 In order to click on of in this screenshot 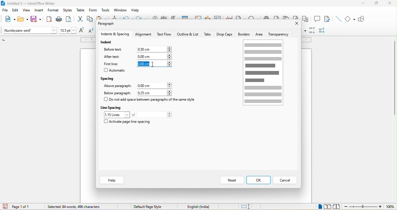, I will do `click(133, 115)`.